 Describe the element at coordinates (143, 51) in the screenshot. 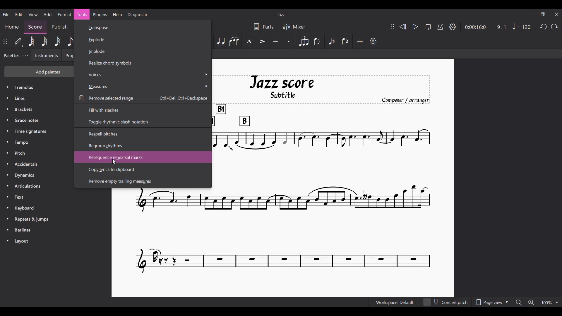

I see `Implode` at that location.